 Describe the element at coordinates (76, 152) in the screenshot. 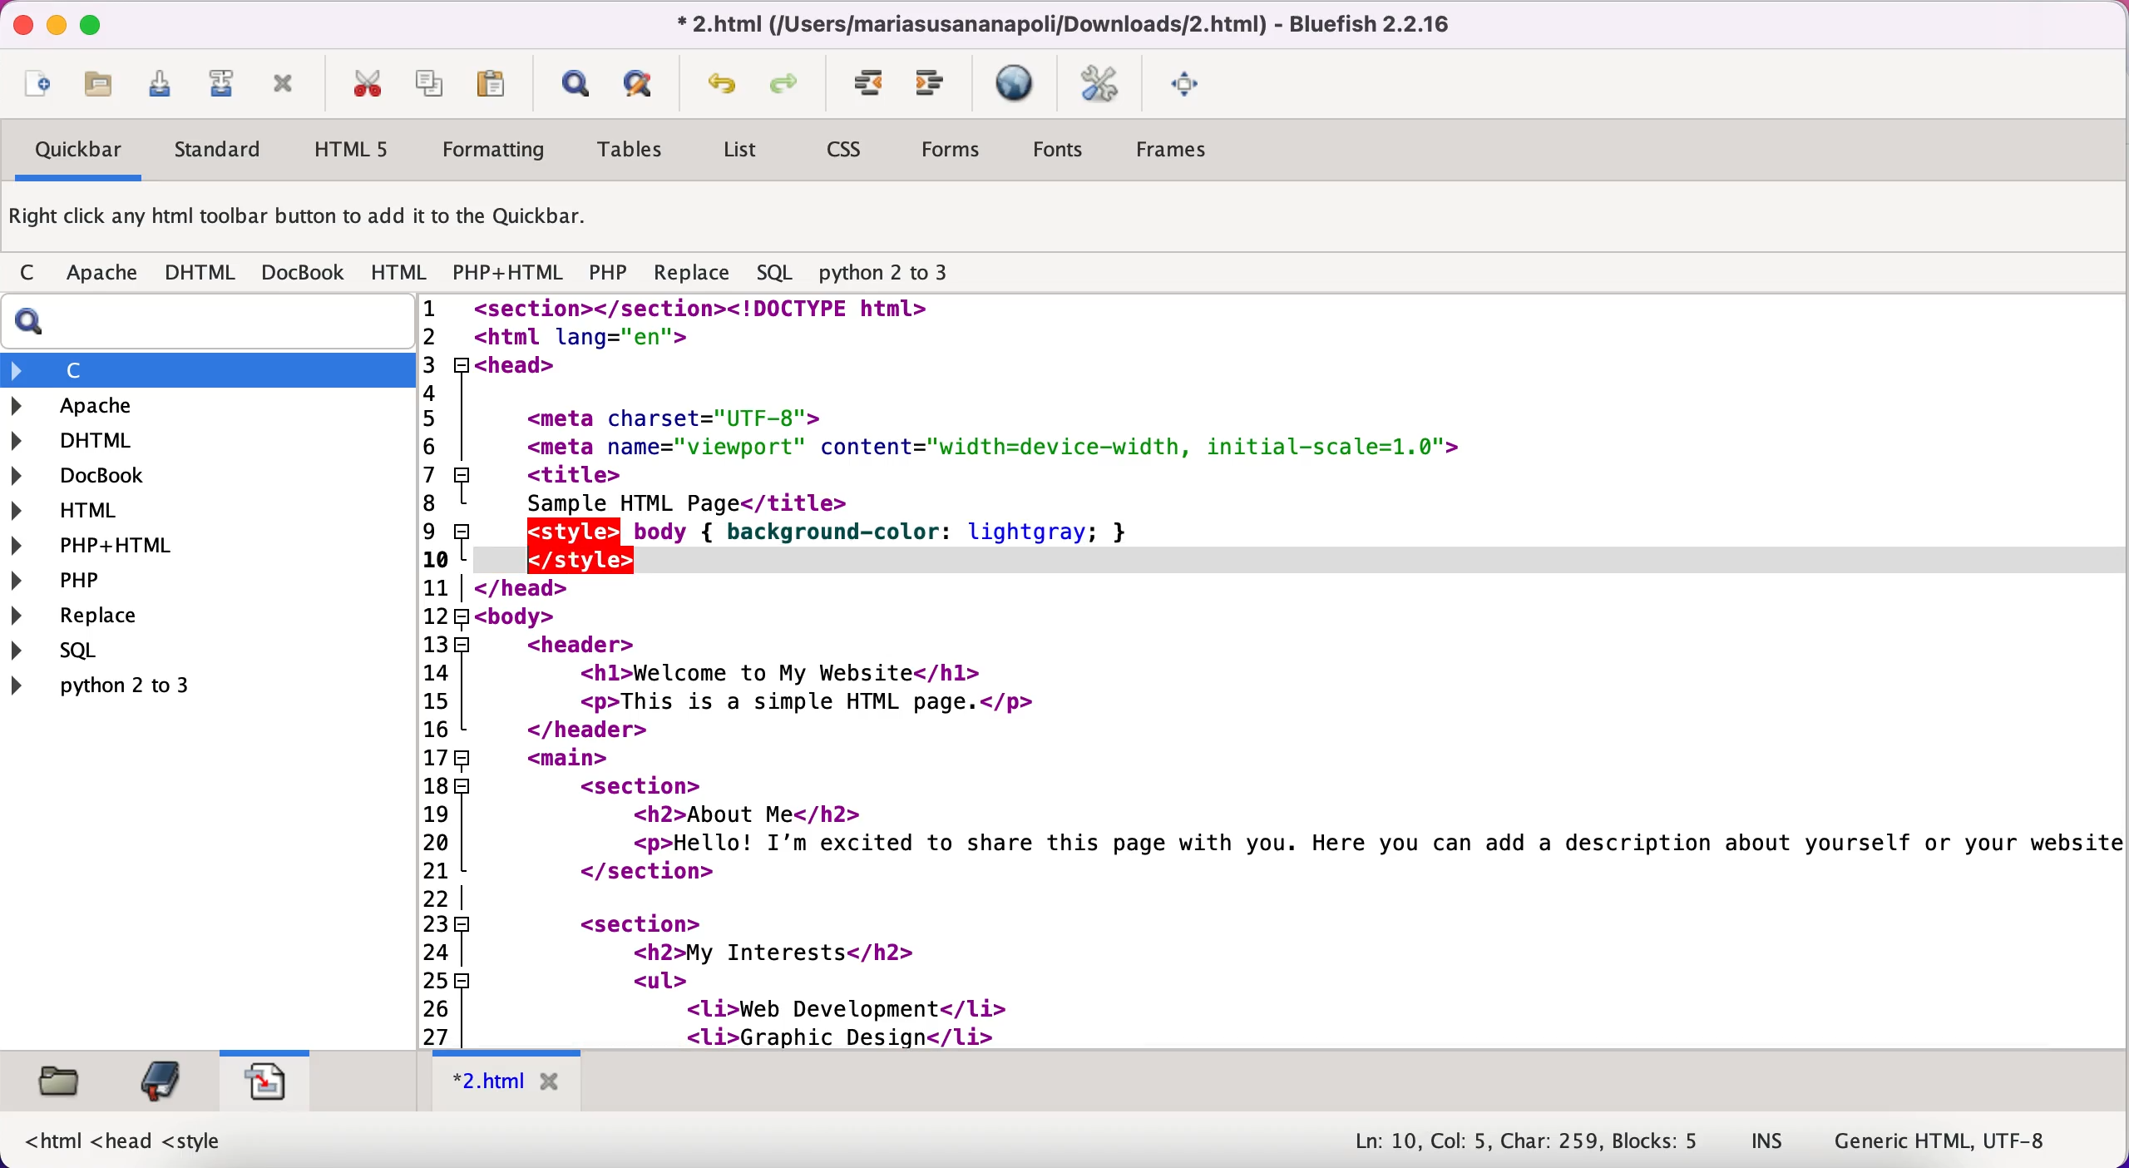

I see `quickbar` at that location.